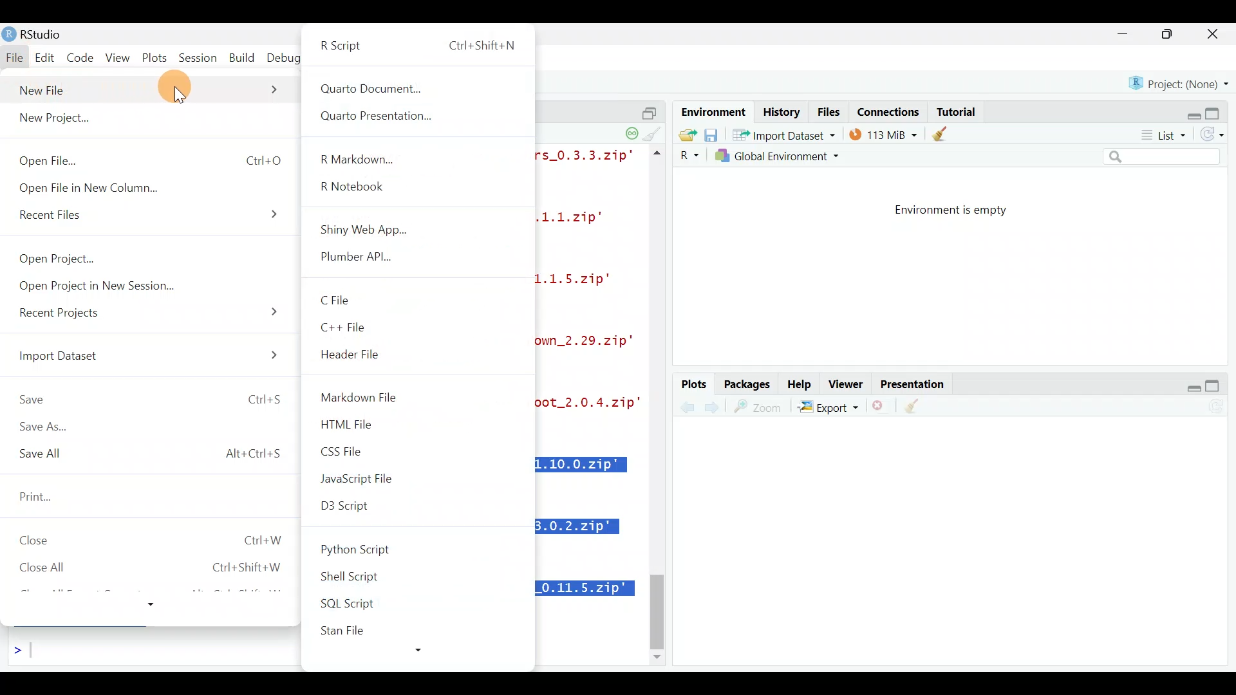 The height and width of the screenshot is (695, 1236). I want to click on JavaScript file, so click(366, 482).